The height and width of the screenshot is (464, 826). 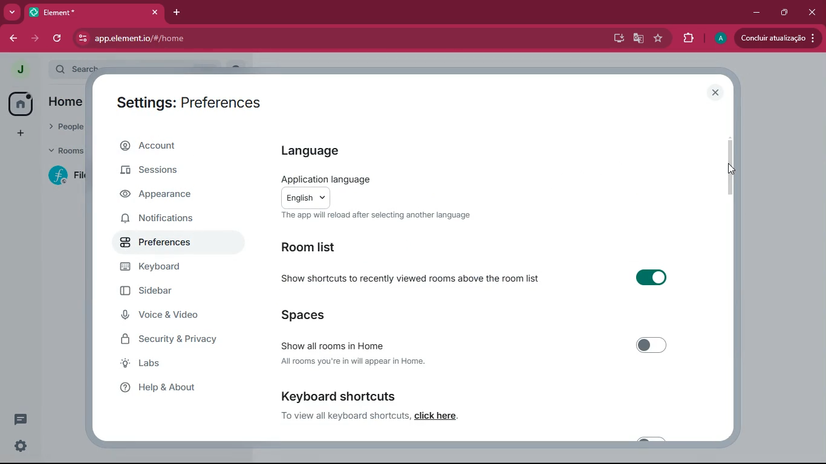 What do you see at coordinates (316, 314) in the screenshot?
I see `spaces` at bounding box center [316, 314].